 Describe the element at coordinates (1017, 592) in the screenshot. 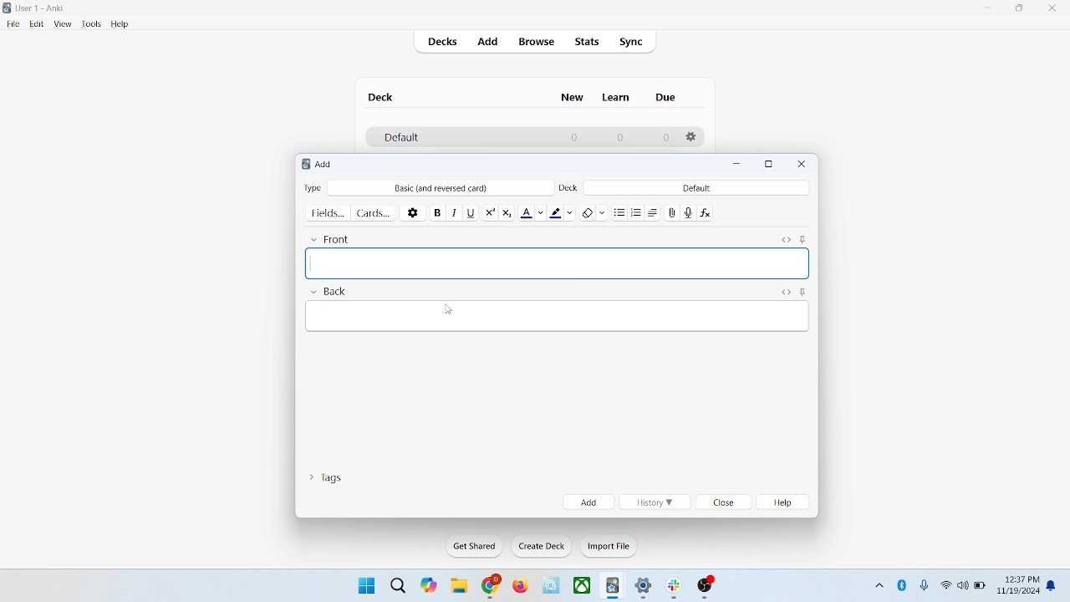

I see `11/19/2024` at that location.